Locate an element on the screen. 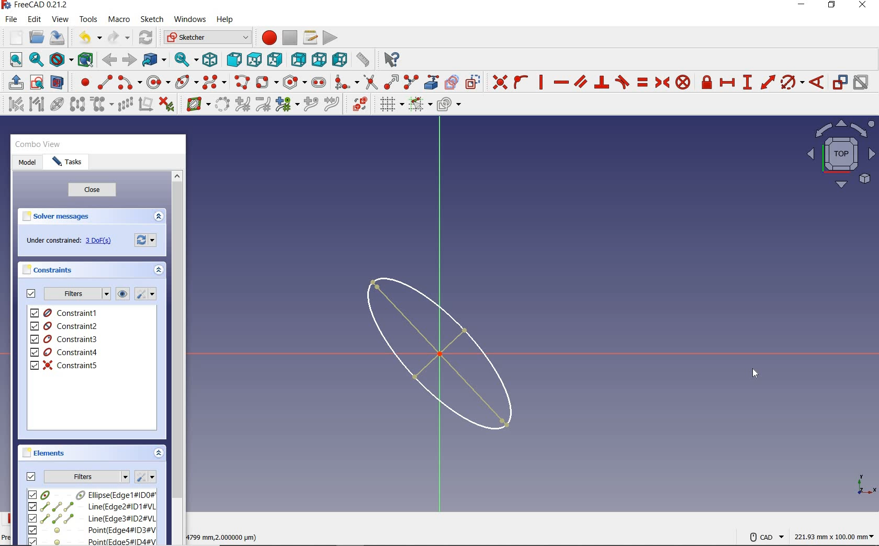  constraint5 is located at coordinates (64, 365).